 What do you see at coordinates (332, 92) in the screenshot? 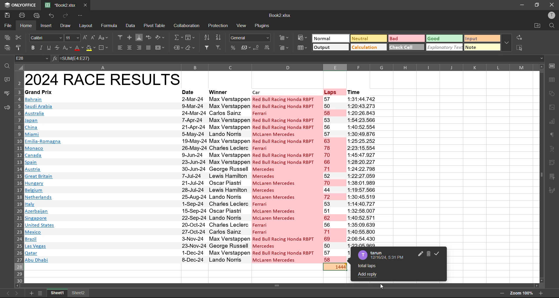
I see `laps` at bounding box center [332, 92].